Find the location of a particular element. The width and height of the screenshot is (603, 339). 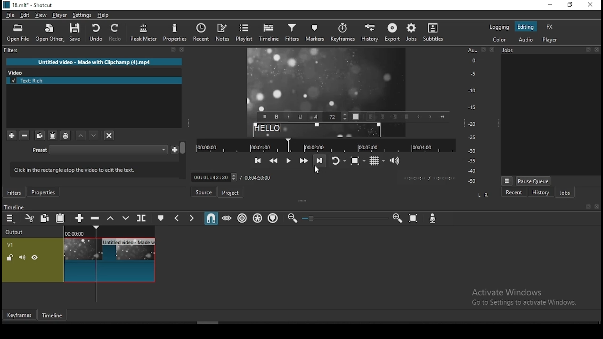

move filter up is located at coordinates (95, 135).